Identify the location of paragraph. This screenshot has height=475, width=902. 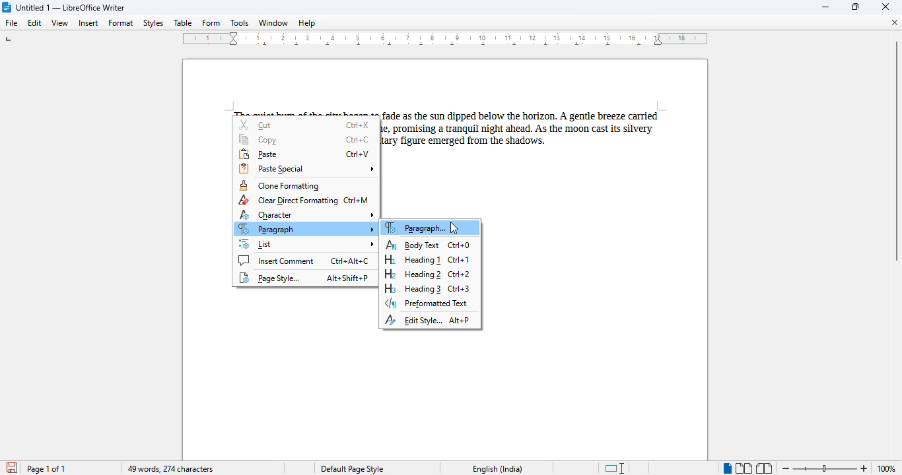
(426, 228).